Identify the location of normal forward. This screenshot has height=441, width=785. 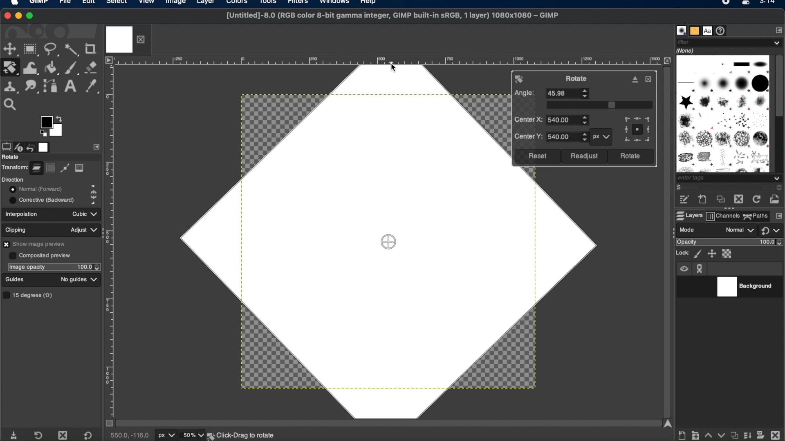
(94, 188).